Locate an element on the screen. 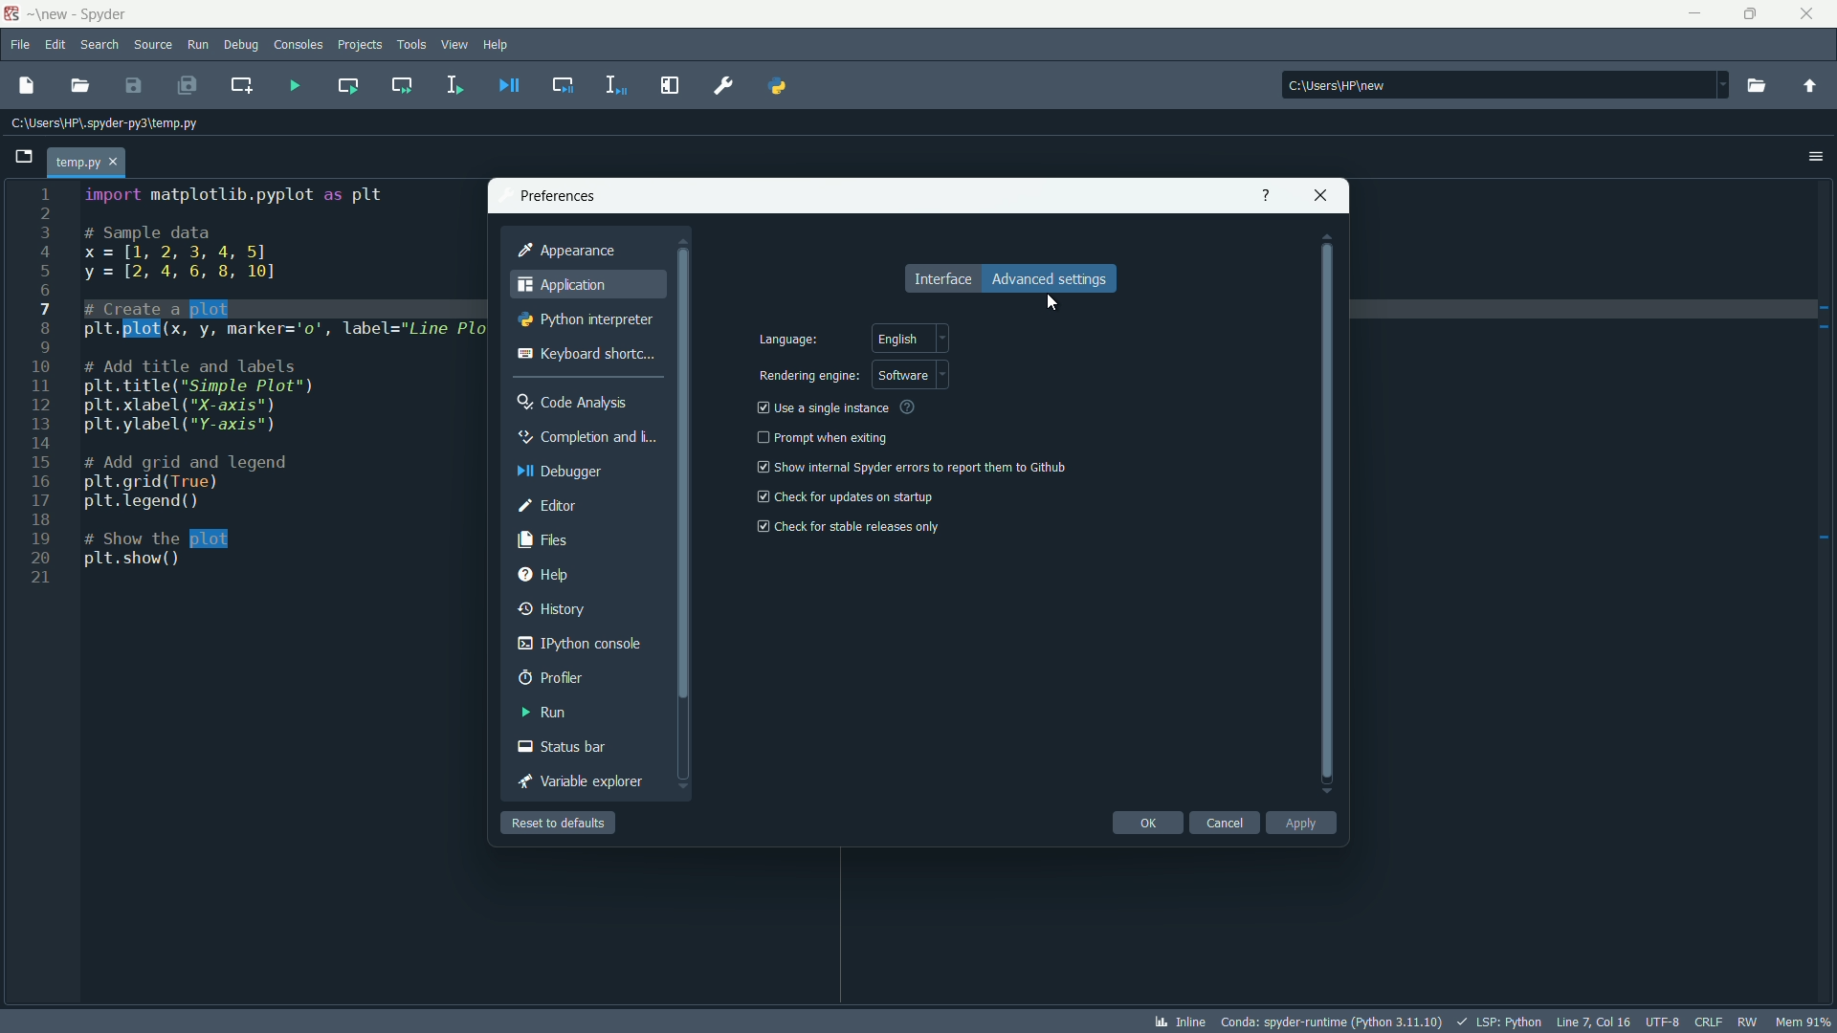 This screenshot has height=1033, width=1837. debug is located at coordinates (240, 44).